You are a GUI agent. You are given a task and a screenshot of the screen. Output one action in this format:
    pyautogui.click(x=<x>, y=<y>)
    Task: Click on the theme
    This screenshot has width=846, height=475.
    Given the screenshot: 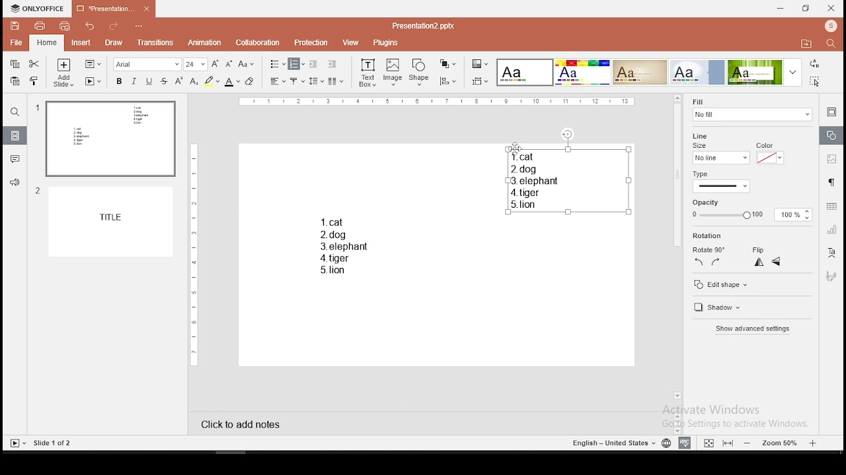 What is the action you would take?
    pyautogui.click(x=639, y=73)
    